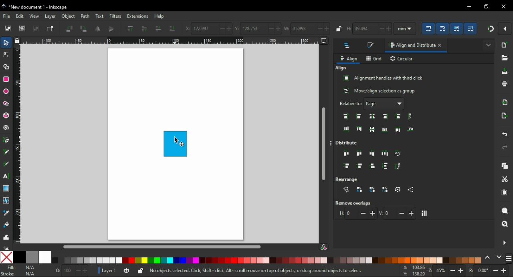  What do you see at coordinates (158, 28) in the screenshot?
I see `lower` at bounding box center [158, 28].